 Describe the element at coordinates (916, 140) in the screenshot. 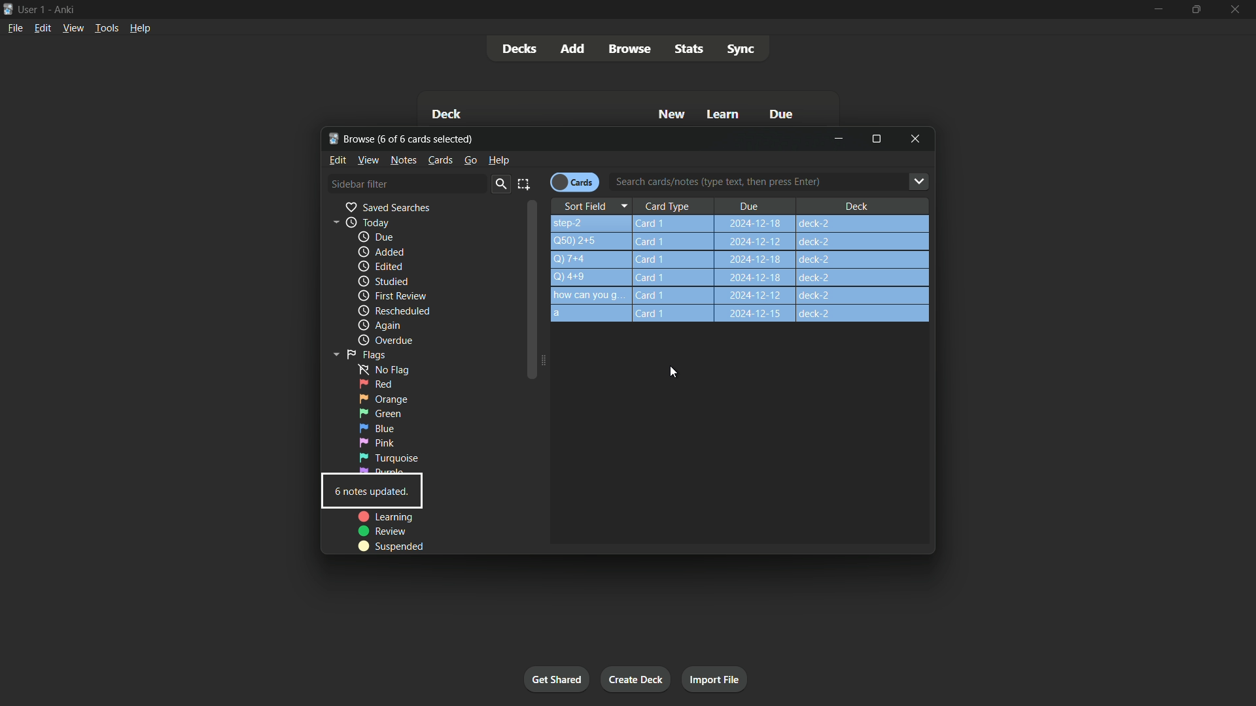

I see `Close browse` at that location.